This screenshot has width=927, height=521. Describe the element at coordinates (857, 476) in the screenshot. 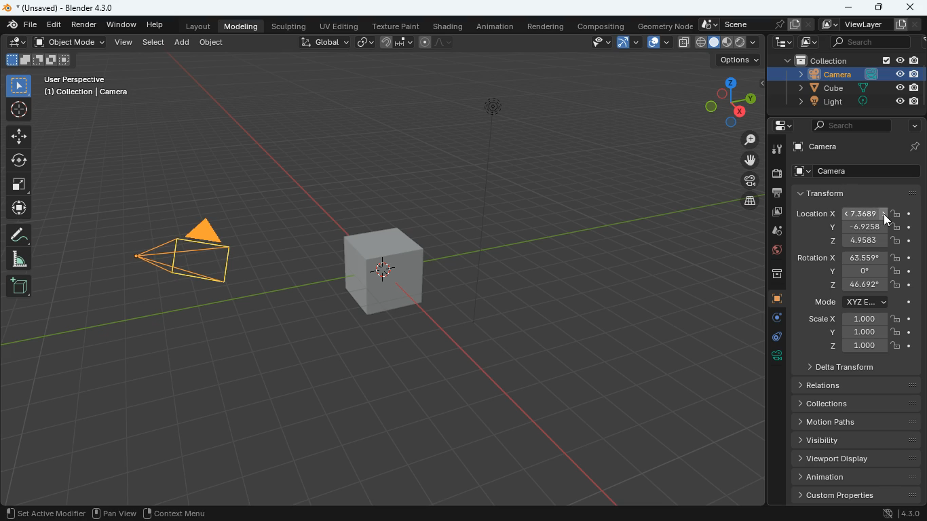

I see `animation` at that location.